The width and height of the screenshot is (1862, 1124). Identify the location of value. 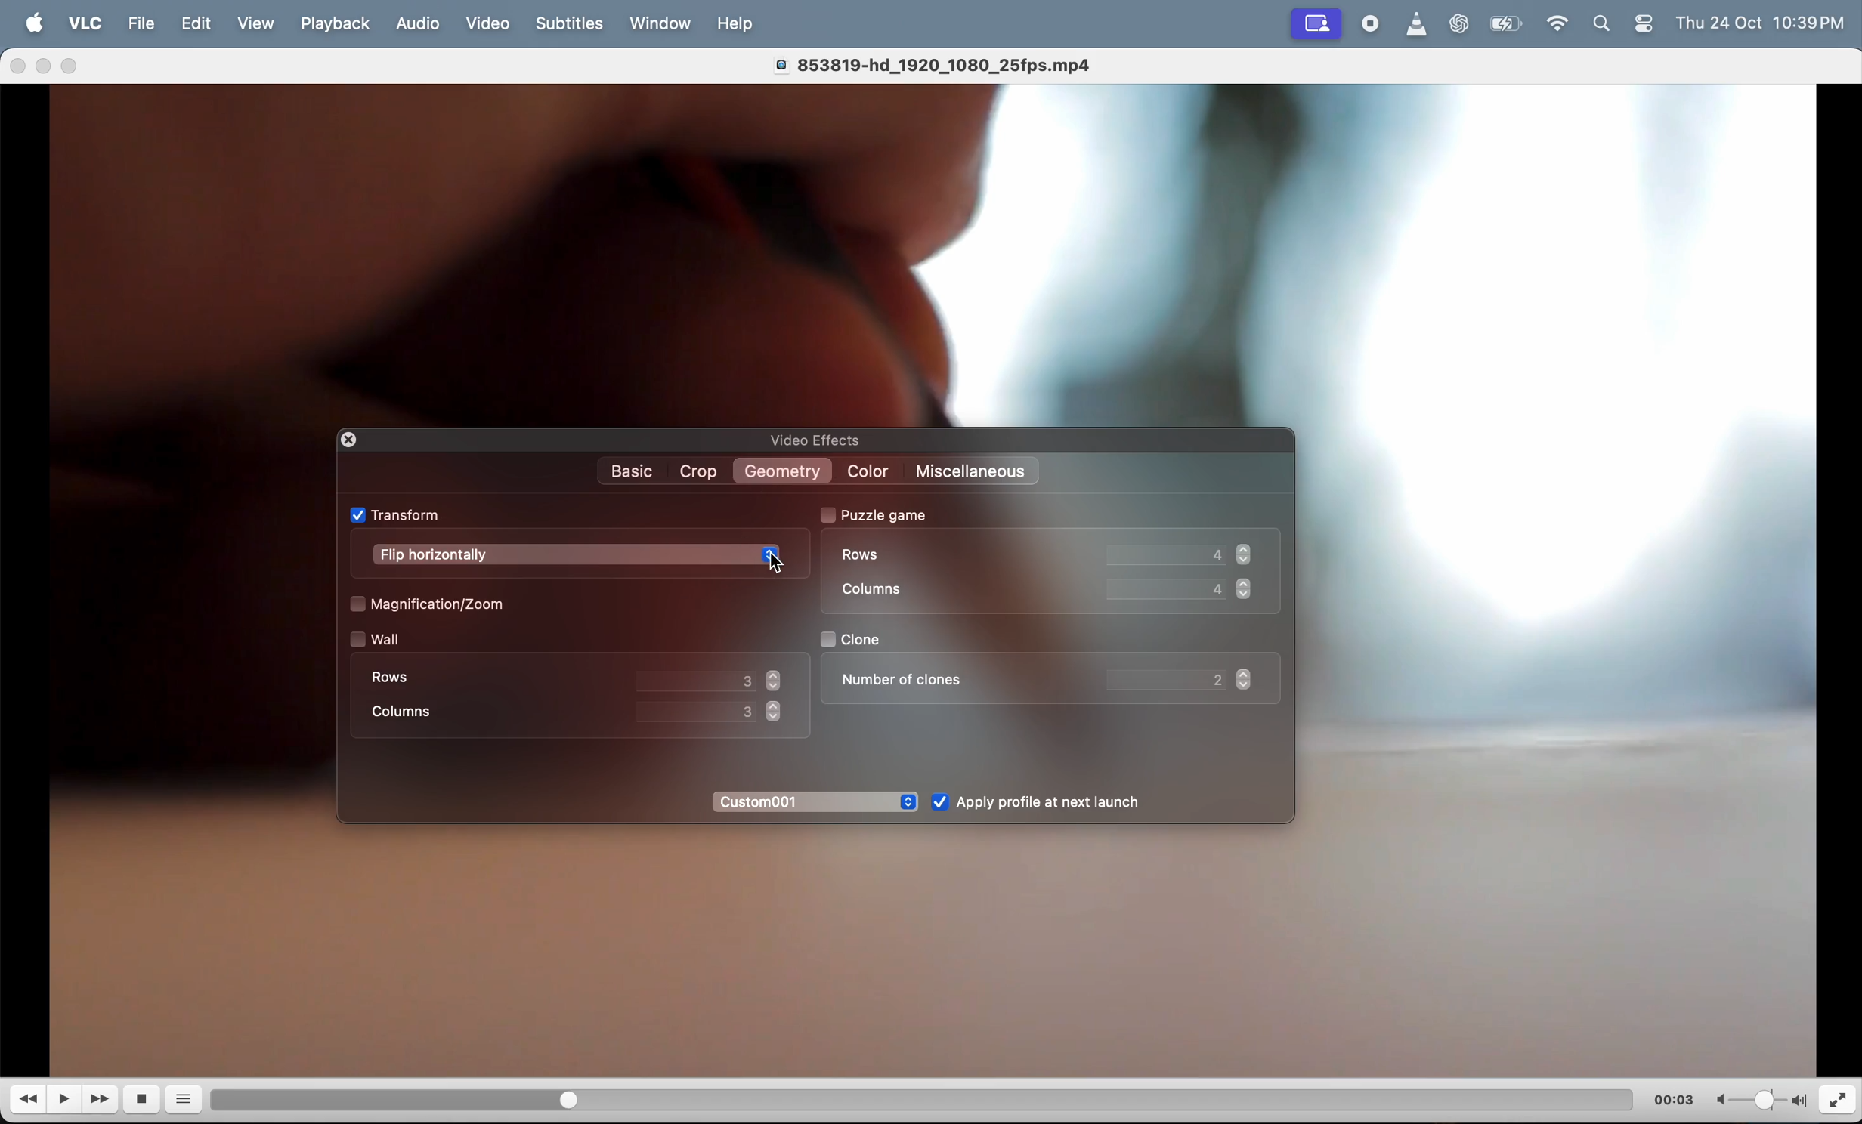
(1183, 681).